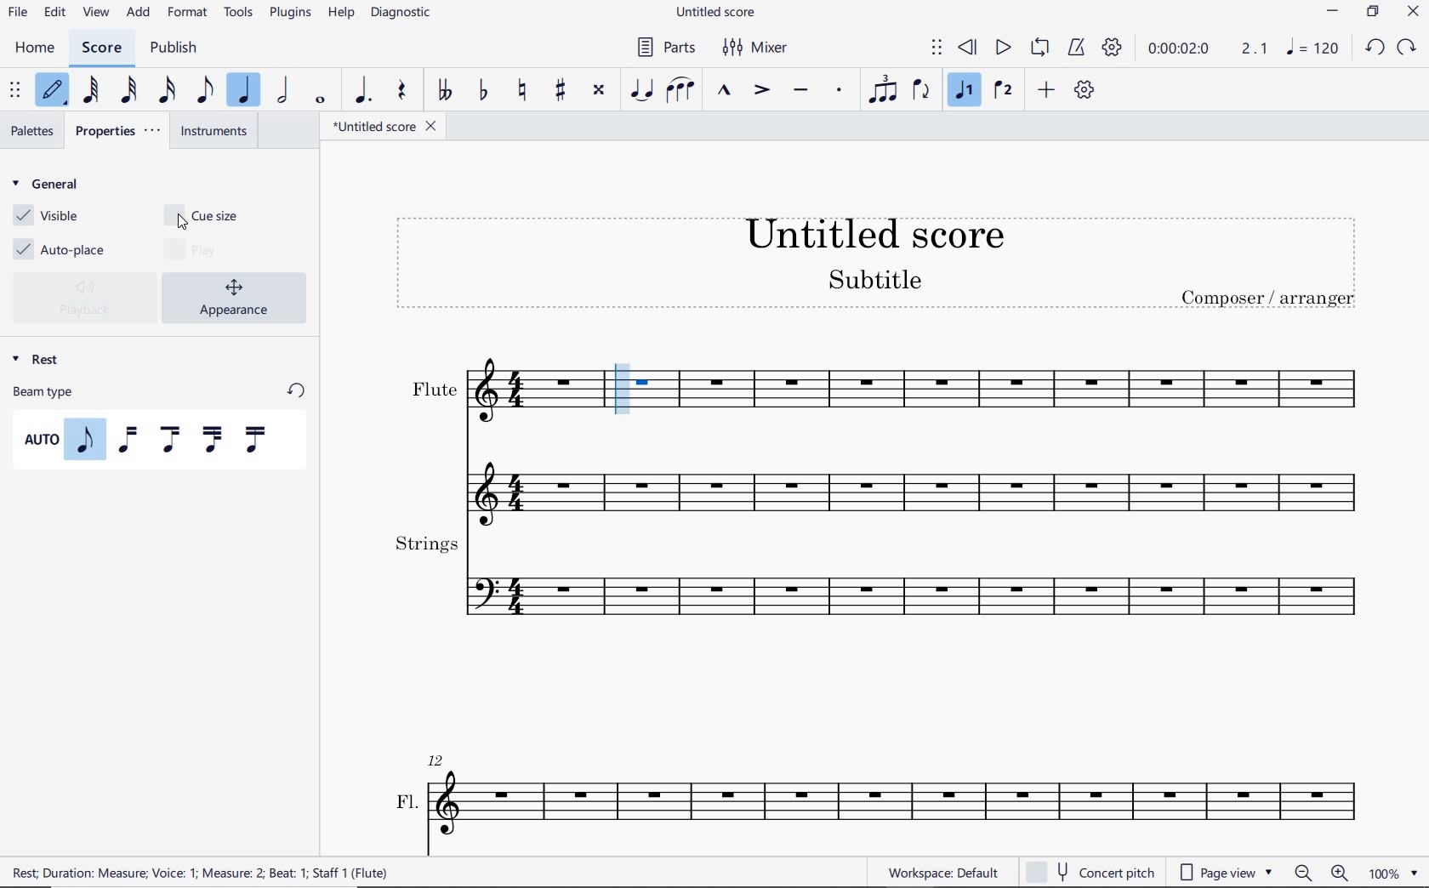 This screenshot has width=1429, height=888. What do you see at coordinates (937, 48) in the screenshot?
I see `SELECT TO MOVE` at bounding box center [937, 48].